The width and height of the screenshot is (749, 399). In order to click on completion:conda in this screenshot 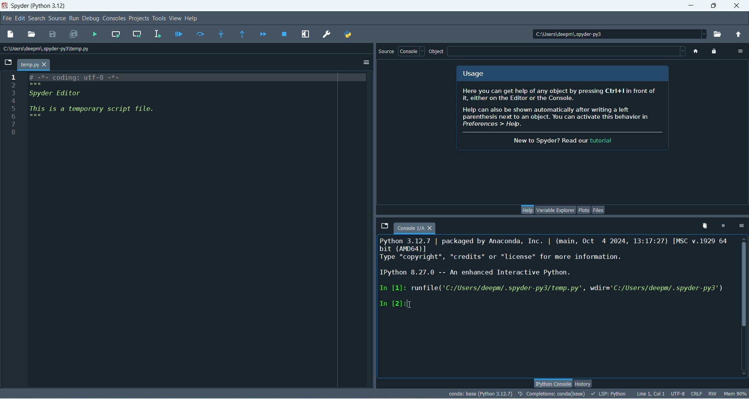, I will do `click(551, 394)`.